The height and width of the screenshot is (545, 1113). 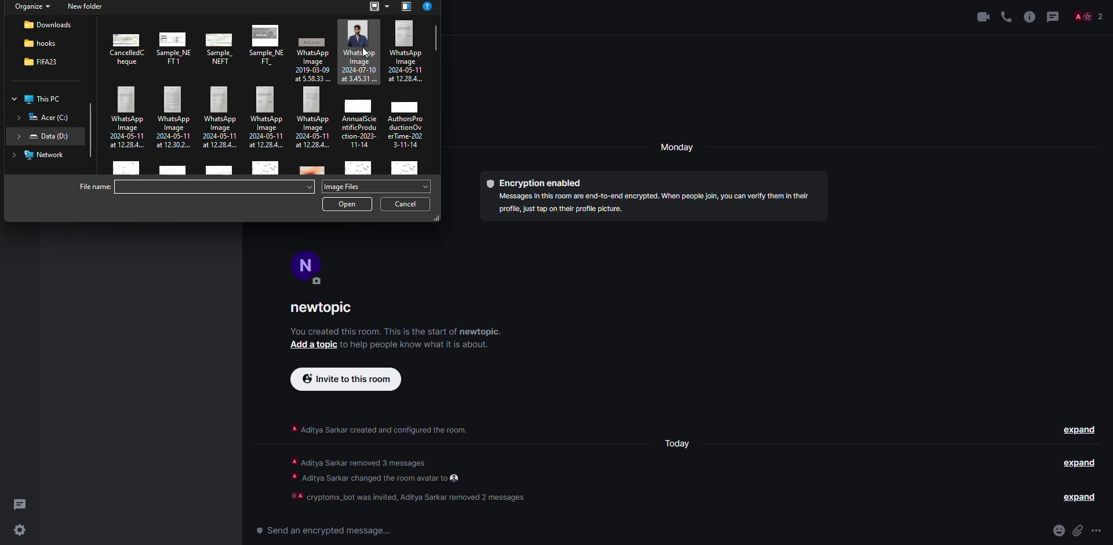 I want to click on click to select, so click(x=405, y=166).